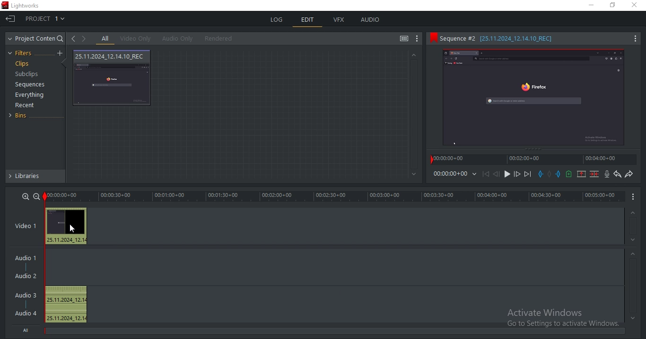 This screenshot has width=646, height=339. I want to click on delete the marked section, so click(594, 174).